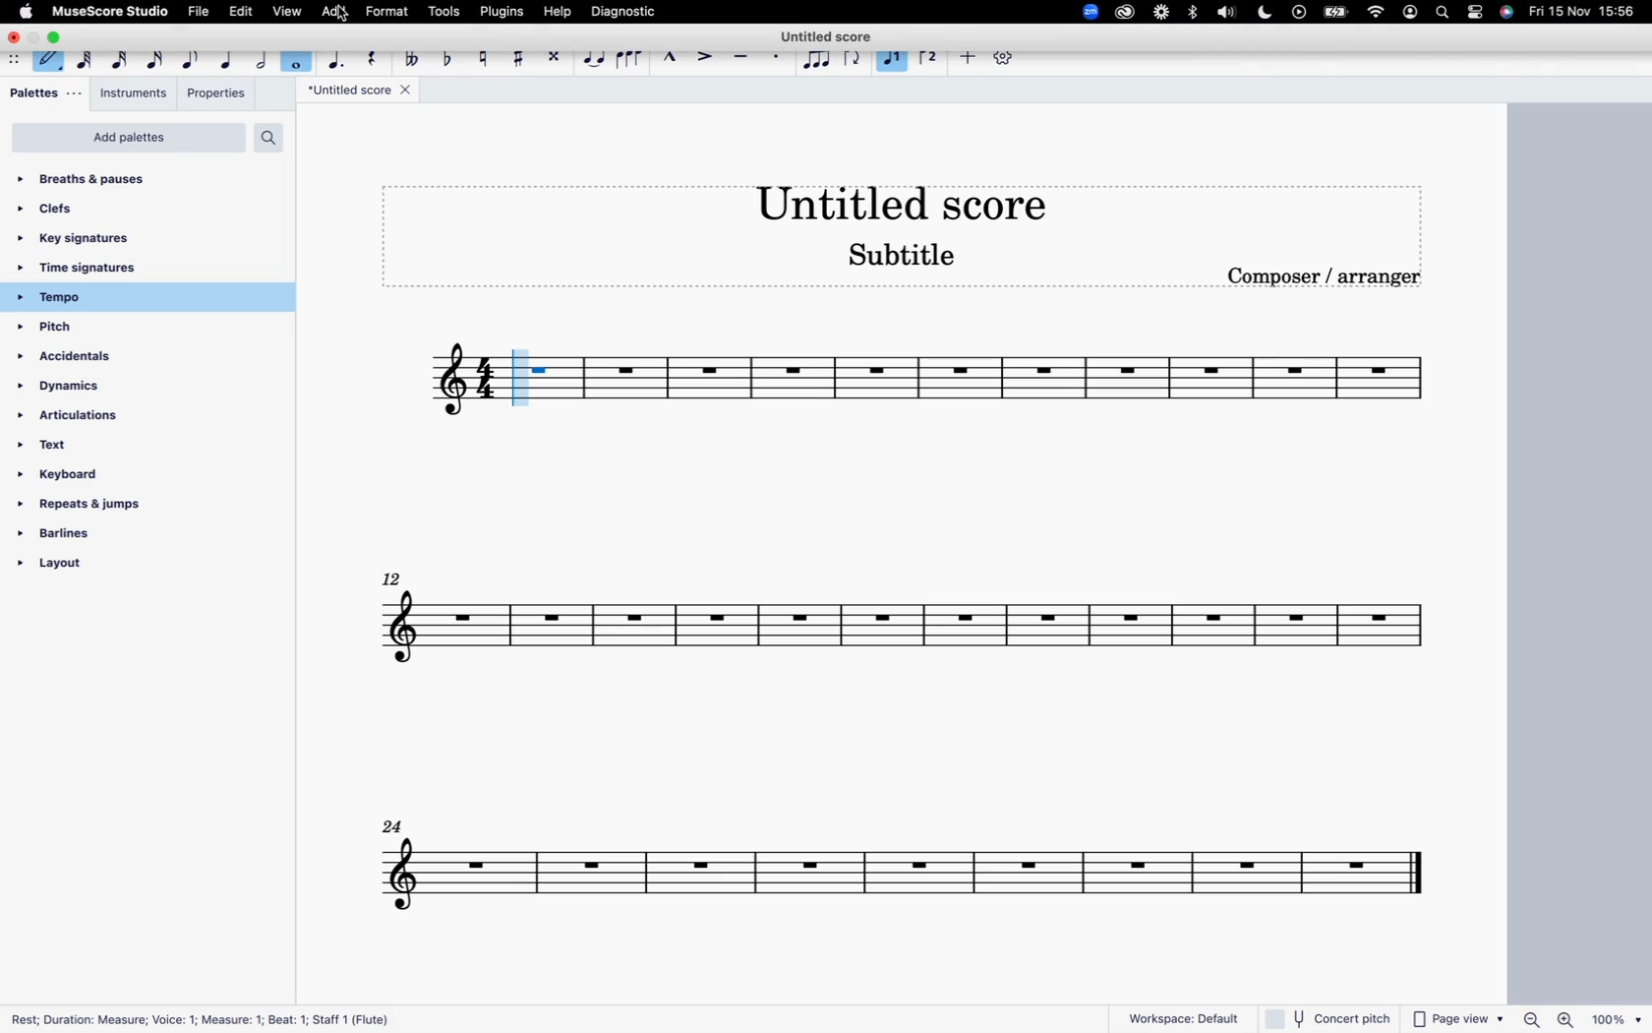 The height and width of the screenshot is (1033, 1652). What do you see at coordinates (482, 55) in the screenshot?
I see `toggle natural` at bounding box center [482, 55].